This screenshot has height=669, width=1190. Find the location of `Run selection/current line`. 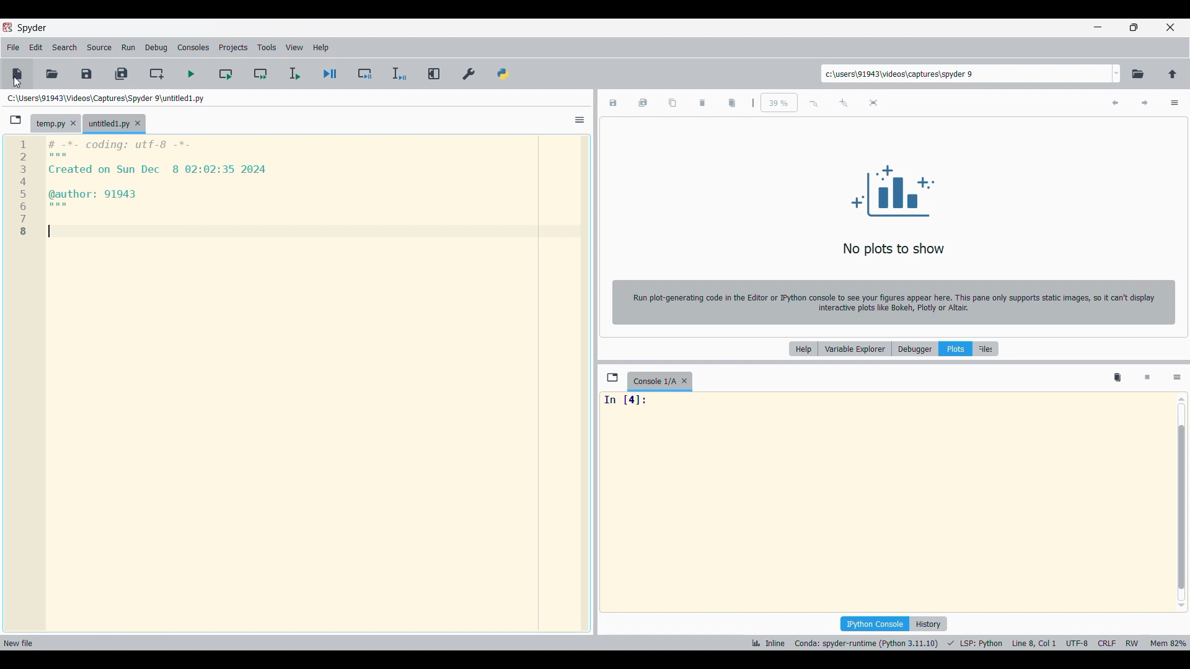

Run selection/current line is located at coordinates (294, 74).